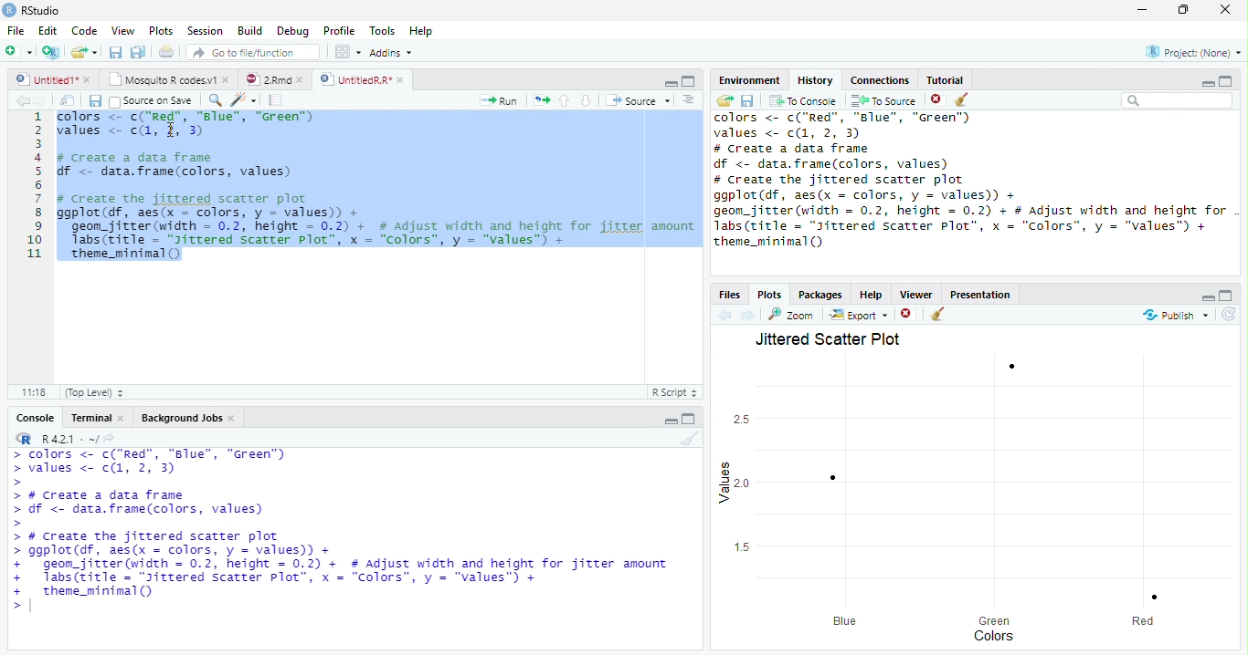 This screenshot has width=1248, height=655. I want to click on UntitledR.R*, so click(354, 80).